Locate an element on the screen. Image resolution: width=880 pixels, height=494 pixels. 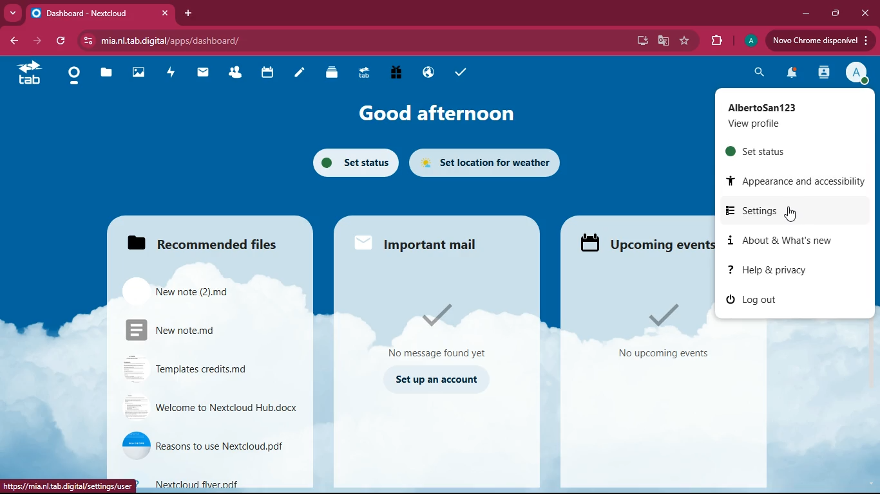
activity is located at coordinates (169, 74).